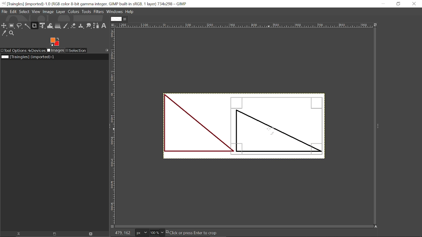  What do you see at coordinates (129, 12) in the screenshot?
I see `Help` at bounding box center [129, 12].